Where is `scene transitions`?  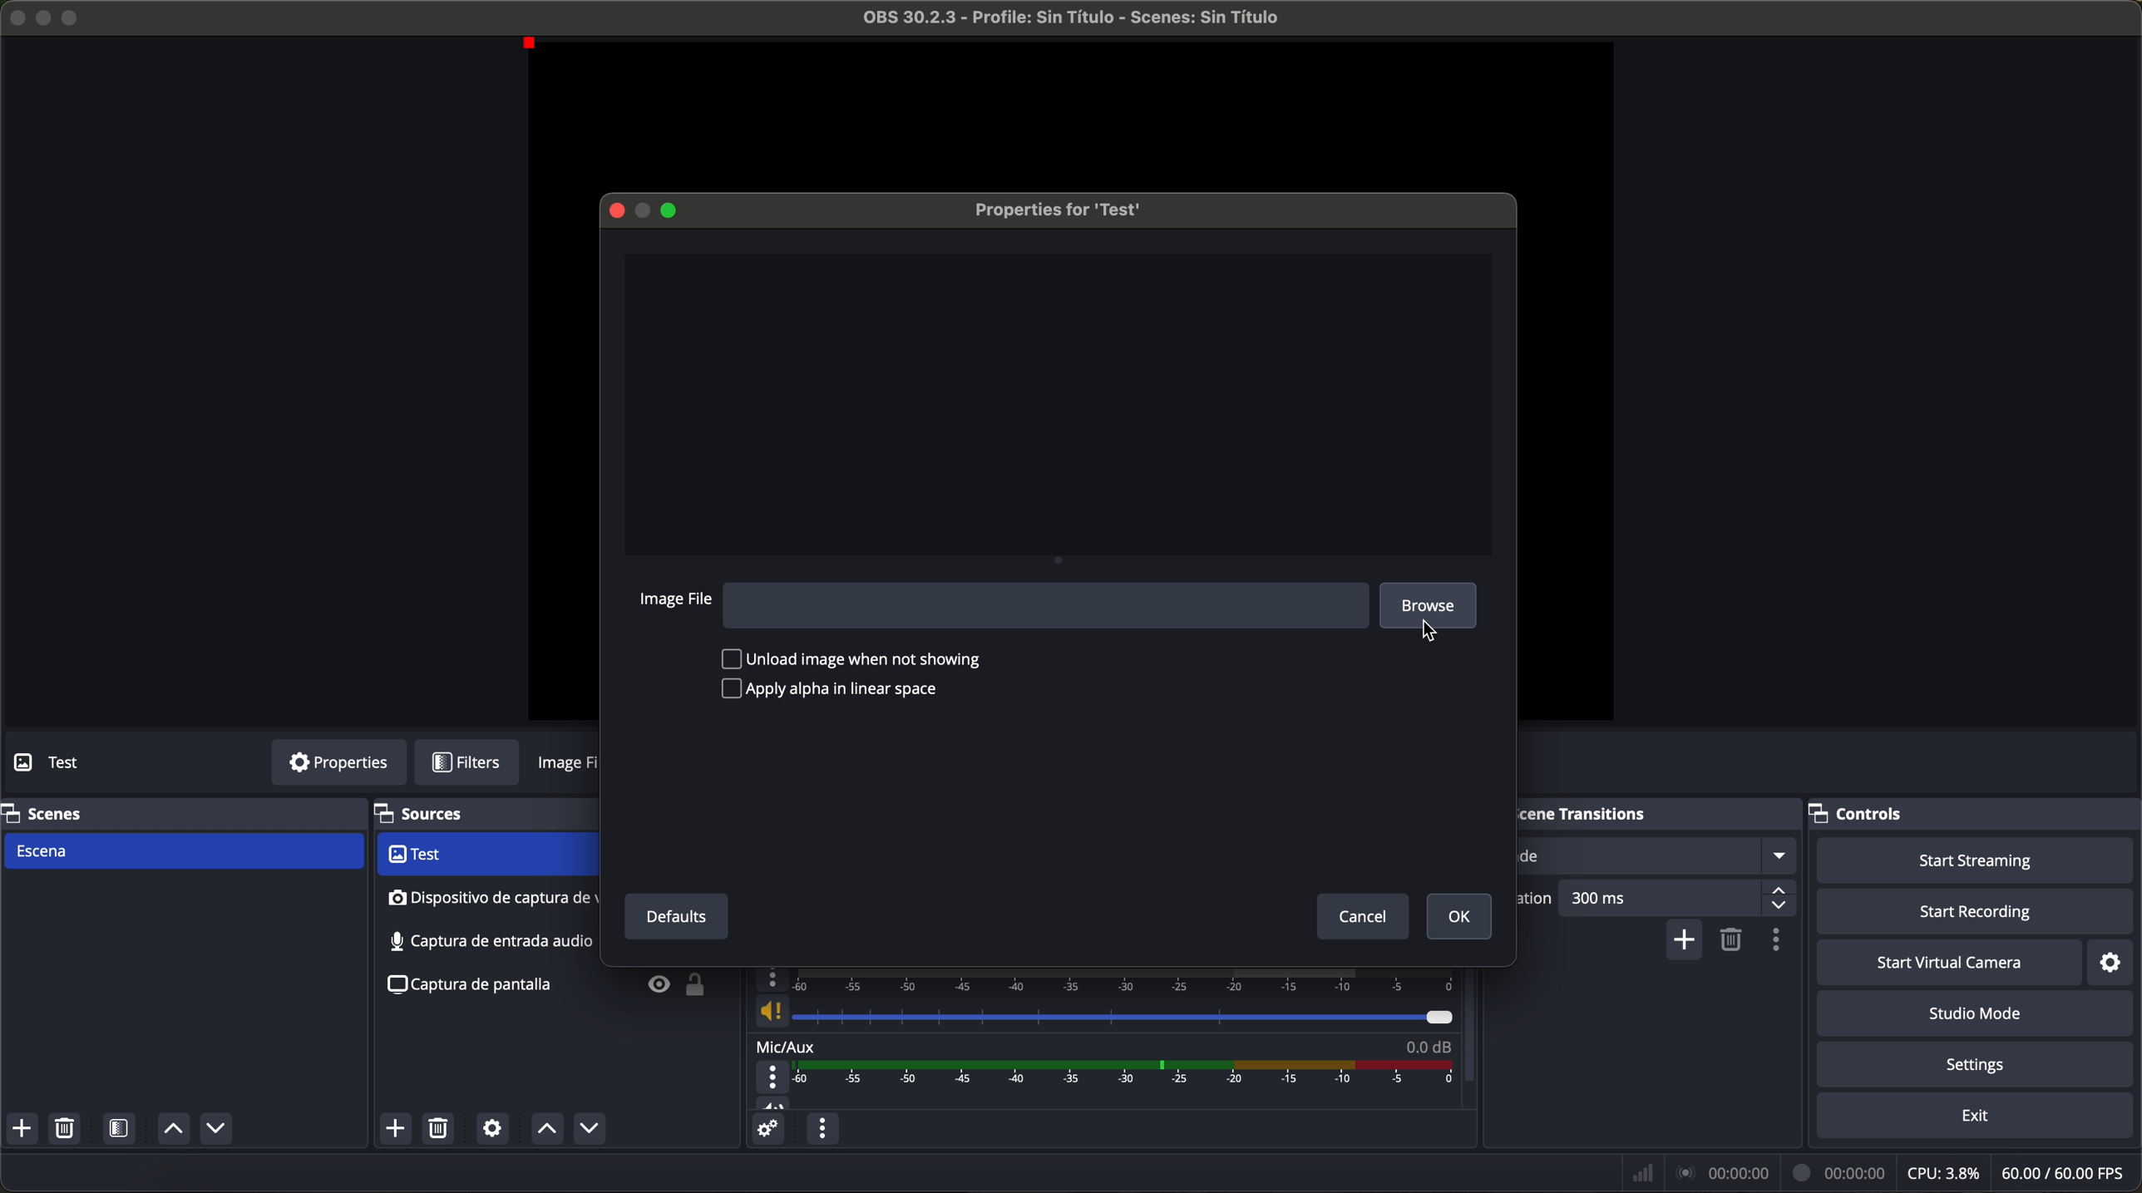 scene transitions is located at coordinates (1607, 813).